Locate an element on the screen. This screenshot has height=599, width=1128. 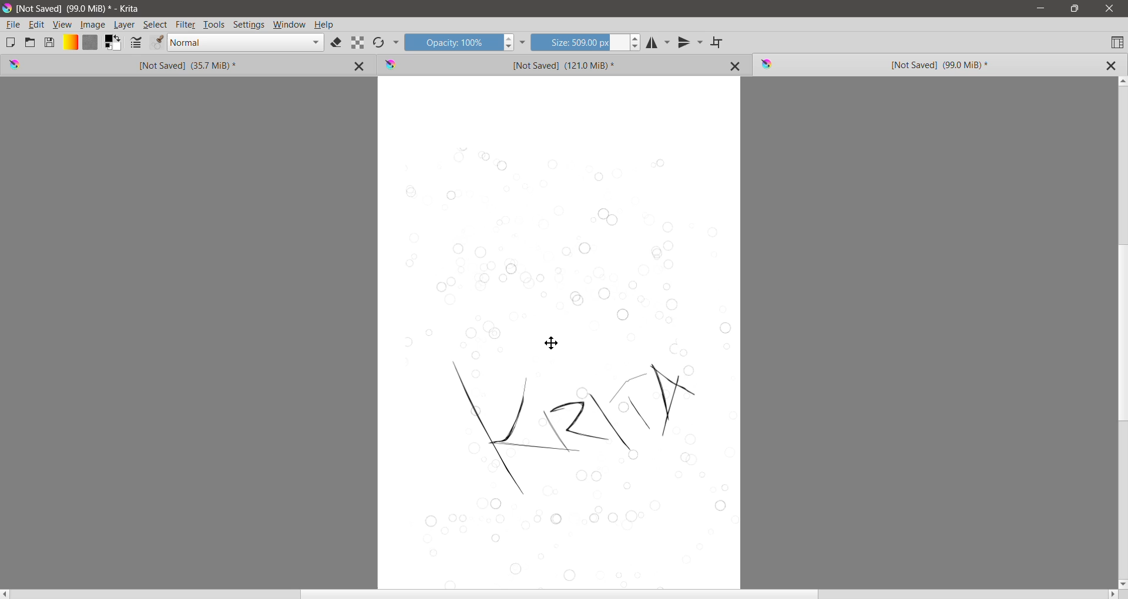
Wrap Around Mode is located at coordinates (718, 43).